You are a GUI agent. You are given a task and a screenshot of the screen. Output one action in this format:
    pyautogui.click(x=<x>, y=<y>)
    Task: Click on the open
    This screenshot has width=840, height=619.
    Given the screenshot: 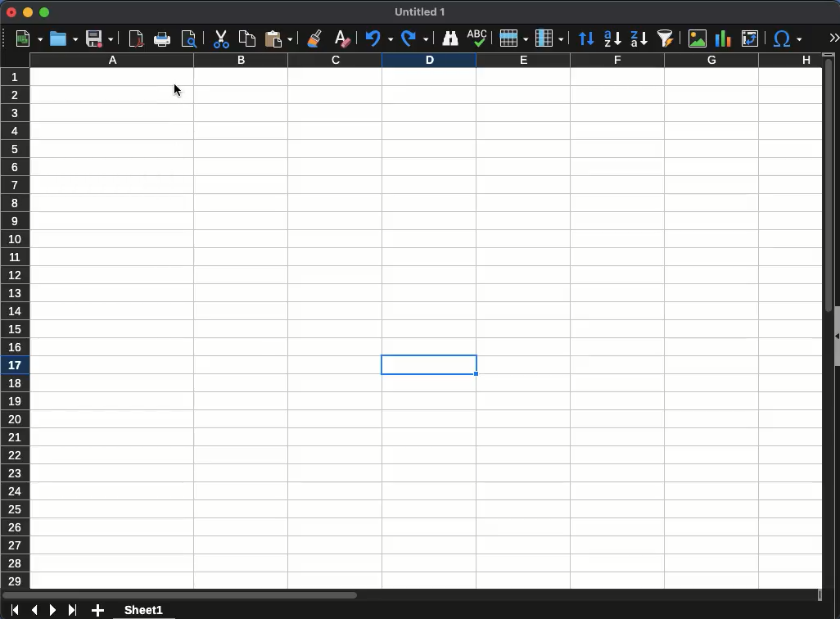 What is the action you would take?
    pyautogui.click(x=64, y=39)
    